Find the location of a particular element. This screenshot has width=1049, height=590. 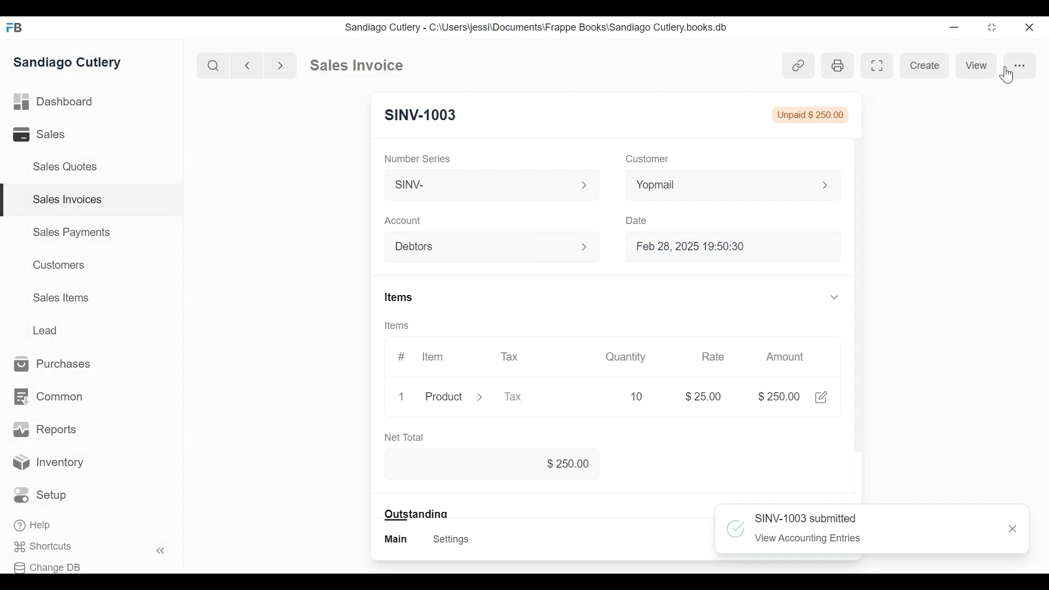

link is located at coordinates (799, 66).